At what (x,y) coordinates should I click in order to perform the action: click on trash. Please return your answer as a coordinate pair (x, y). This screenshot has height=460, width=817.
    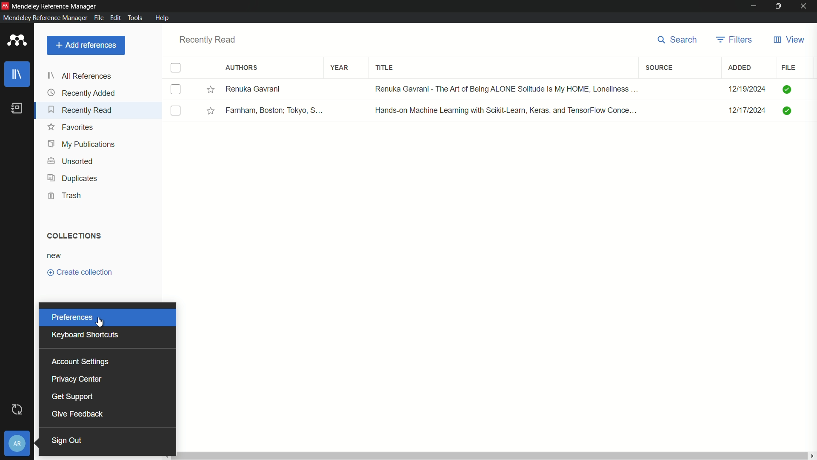
    Looking at the image, I should click on (66, 196).